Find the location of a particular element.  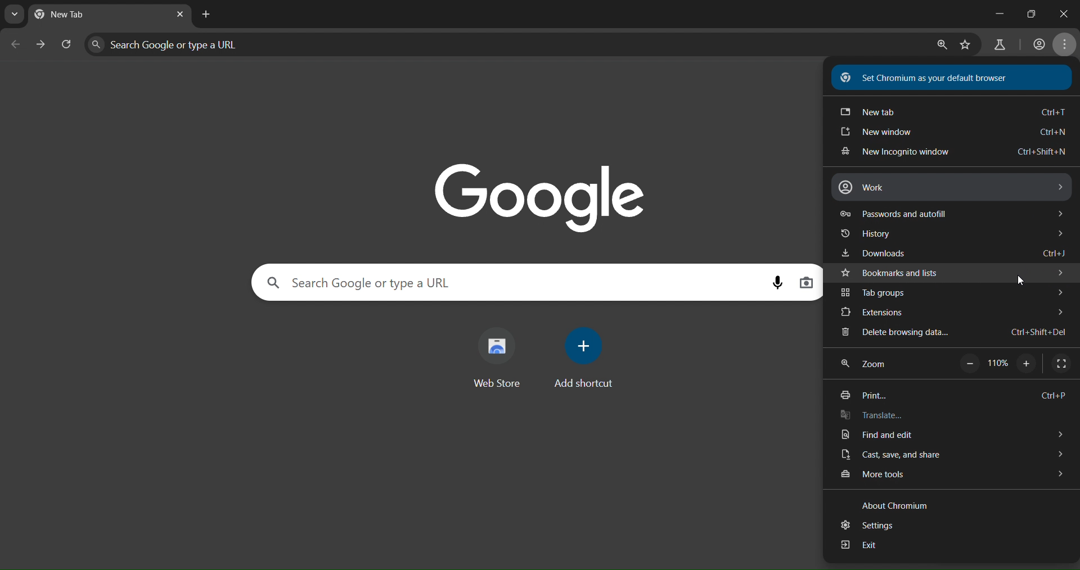

voice search is located at coordinates (780, 283).